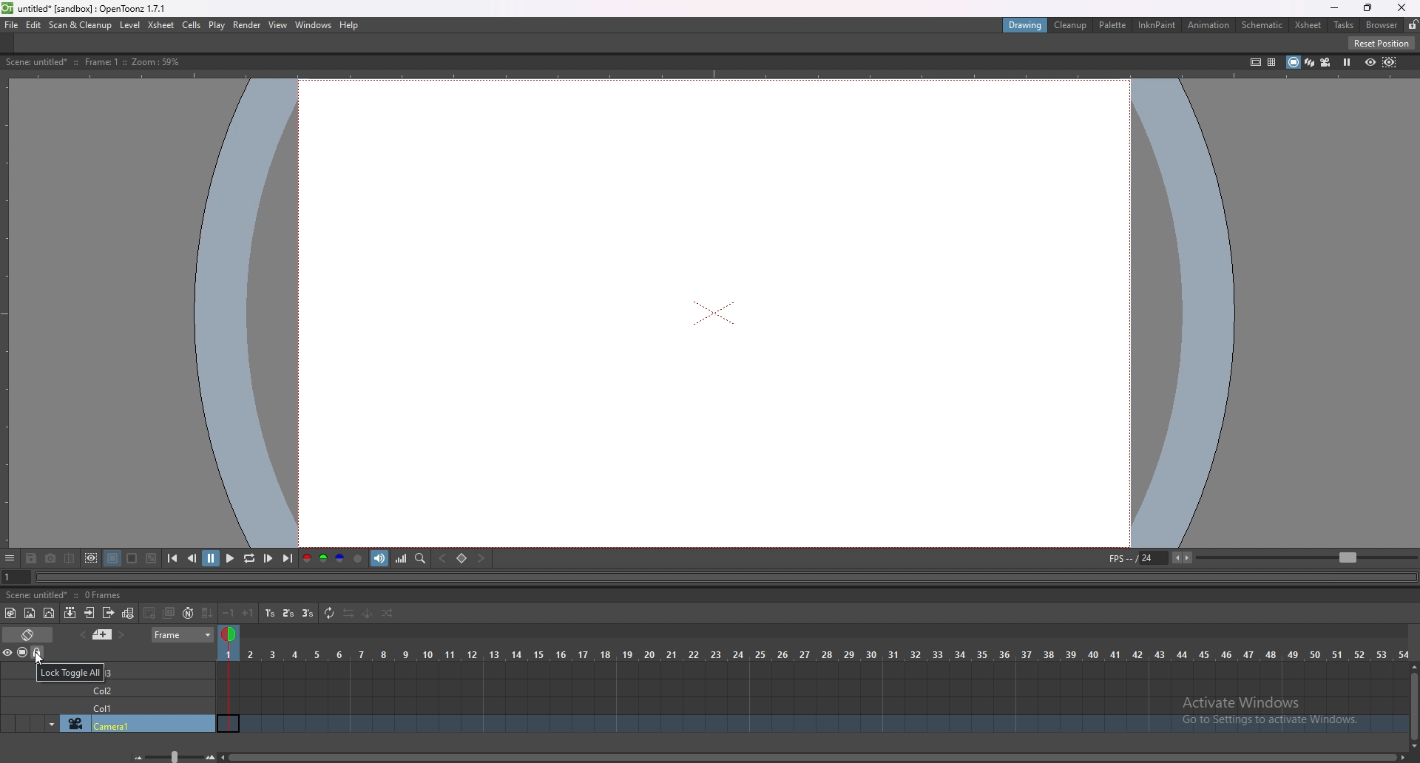 Image resolution: width=1420 pixels, height=763 pixels. I want to click on random, so click(388, 614).